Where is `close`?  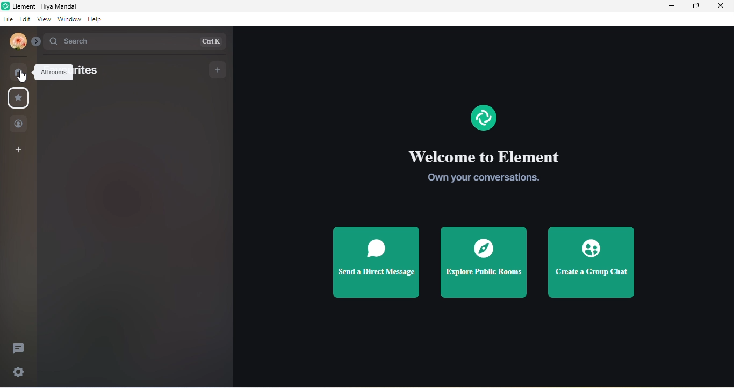
close is located at coordinates (720, 5).